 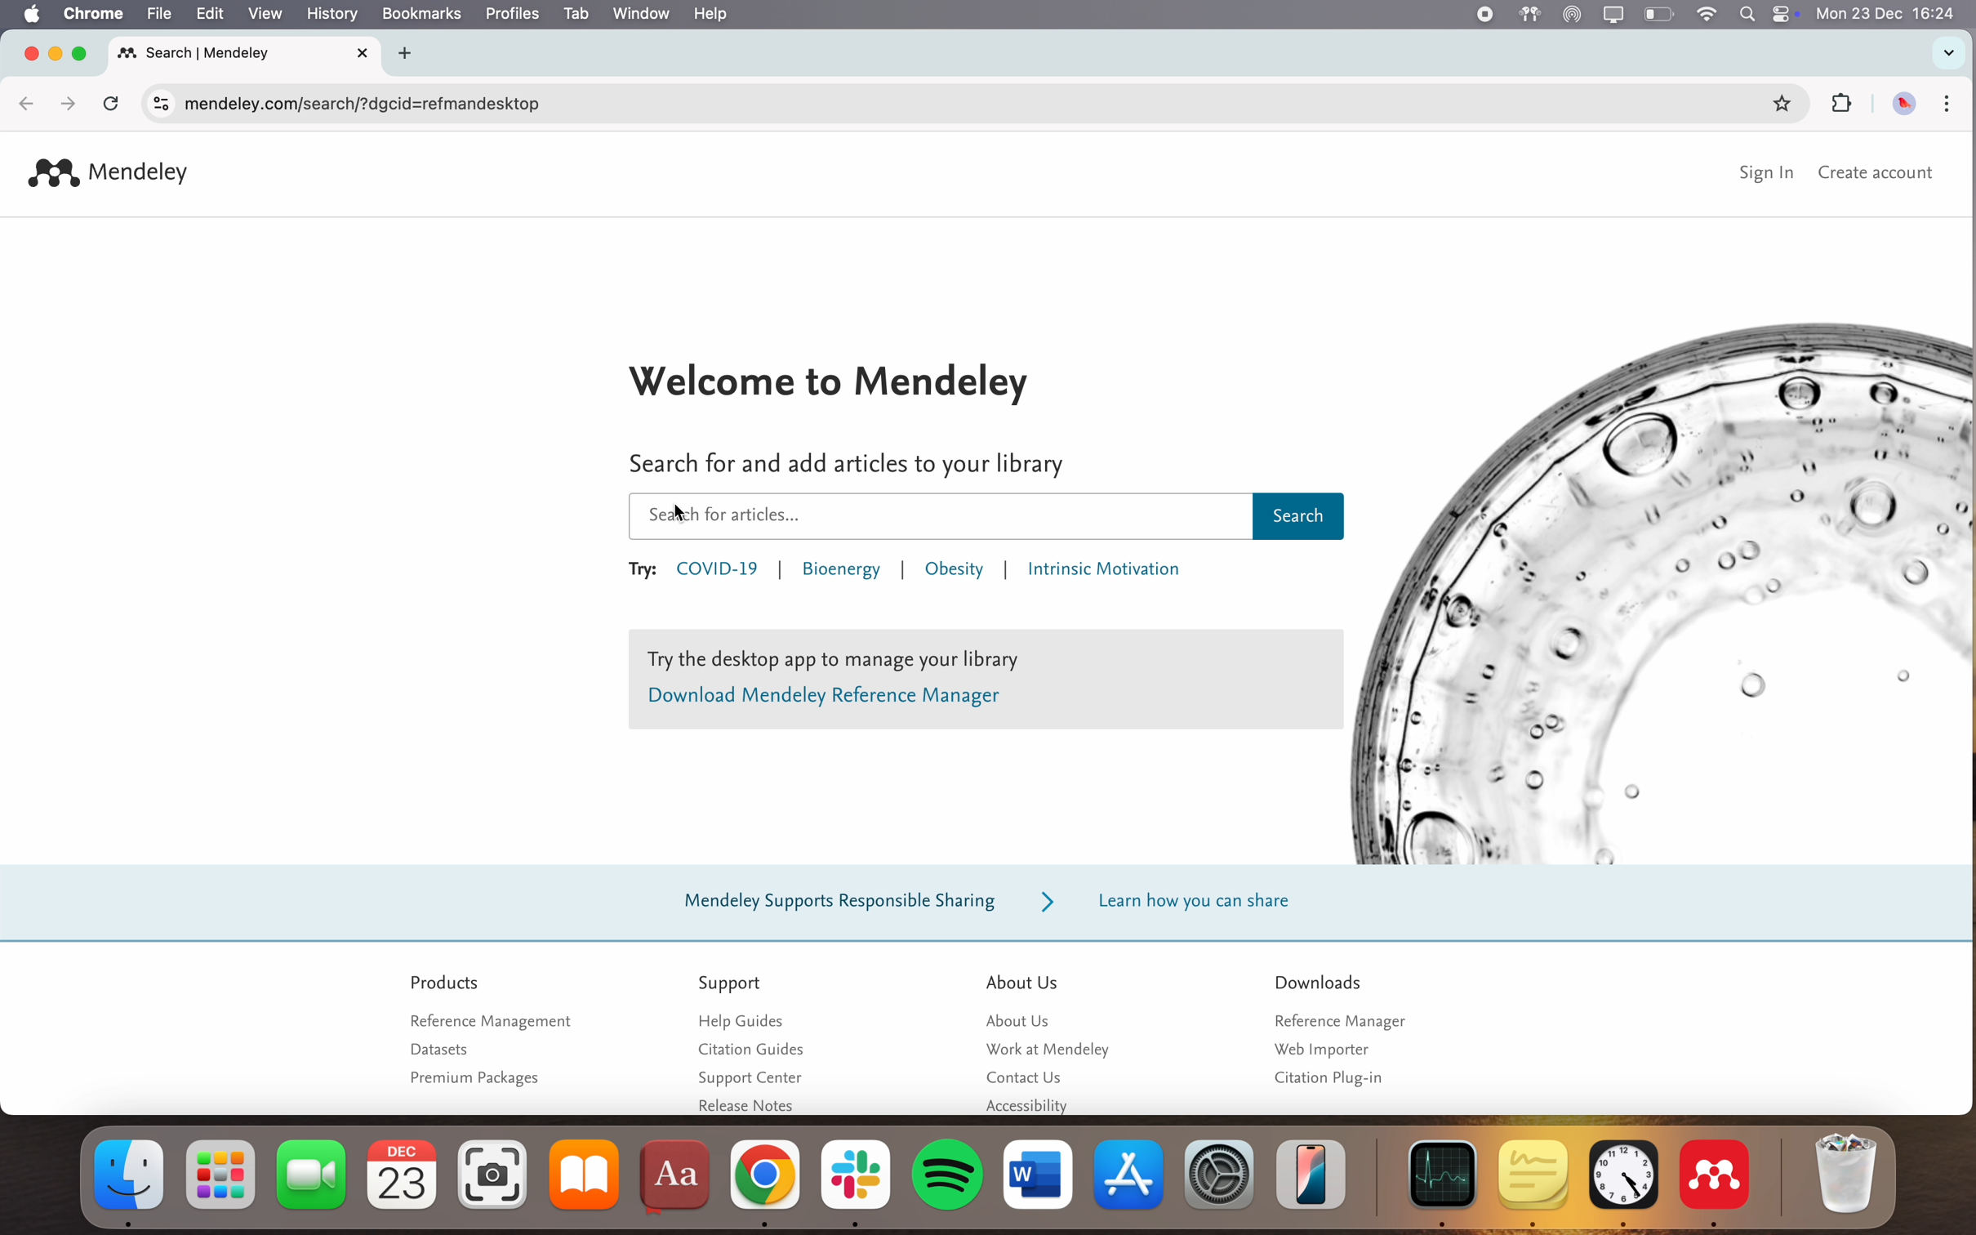 I want to click on launchpad, so click(x=222, y=1175).